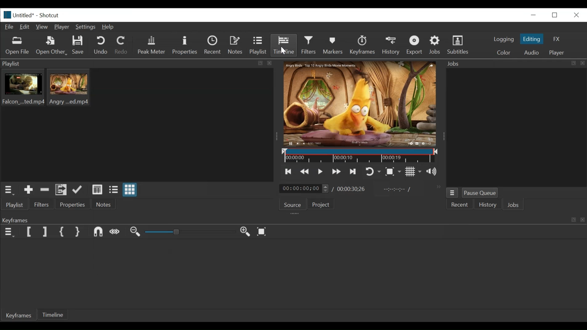  I want to click on Toggle zoom, so click(393, 172).